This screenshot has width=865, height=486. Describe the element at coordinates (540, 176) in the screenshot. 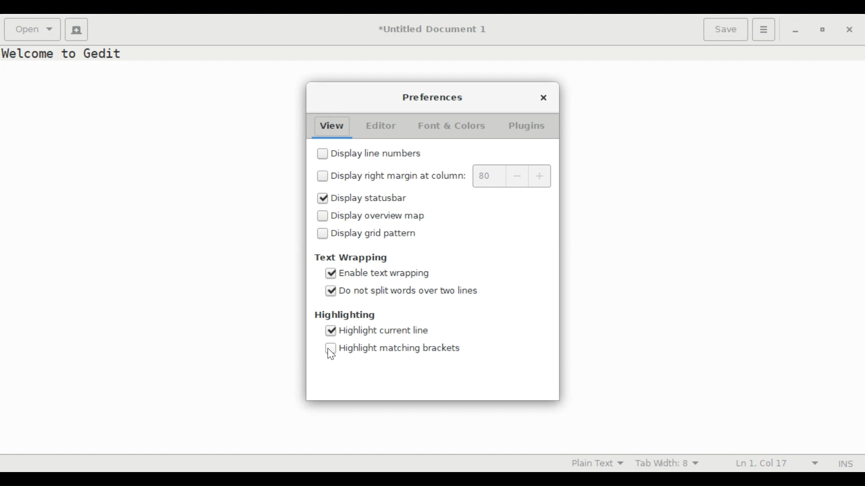

I see `increase` at that location.